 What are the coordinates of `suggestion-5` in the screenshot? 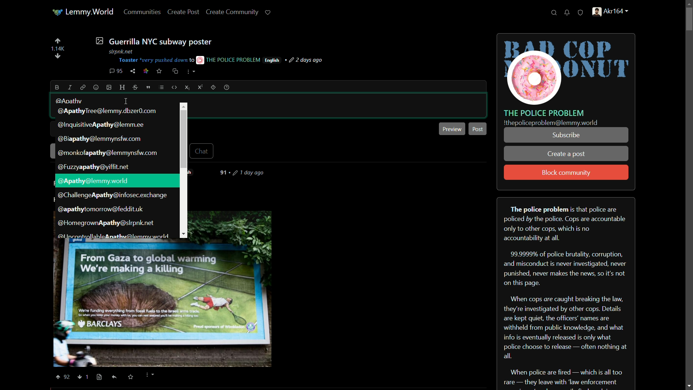 It's located at (94, 167).